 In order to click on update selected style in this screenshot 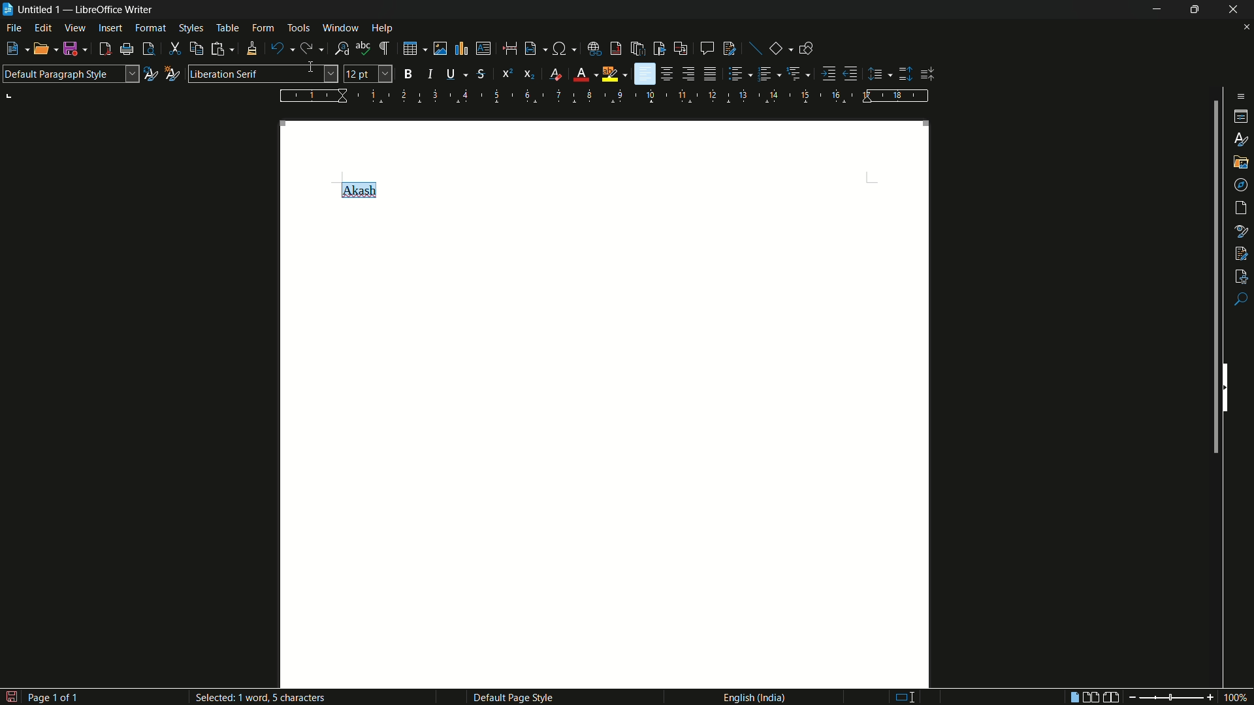, I will do `click(150, 74)`.